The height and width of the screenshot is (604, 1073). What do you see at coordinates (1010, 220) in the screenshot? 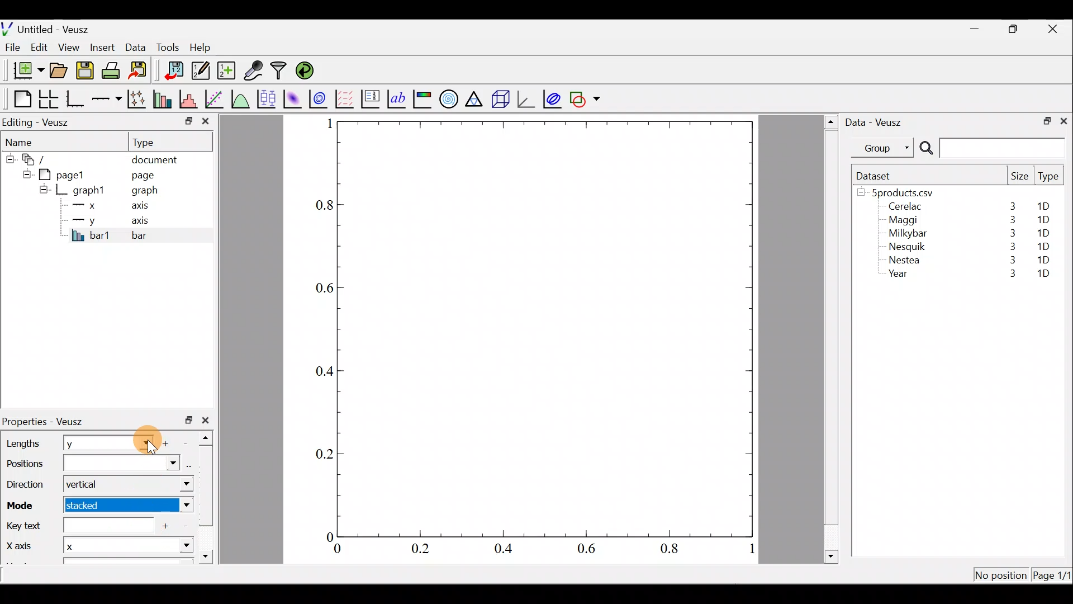
I see `3` at bounding box center [1010, 220].